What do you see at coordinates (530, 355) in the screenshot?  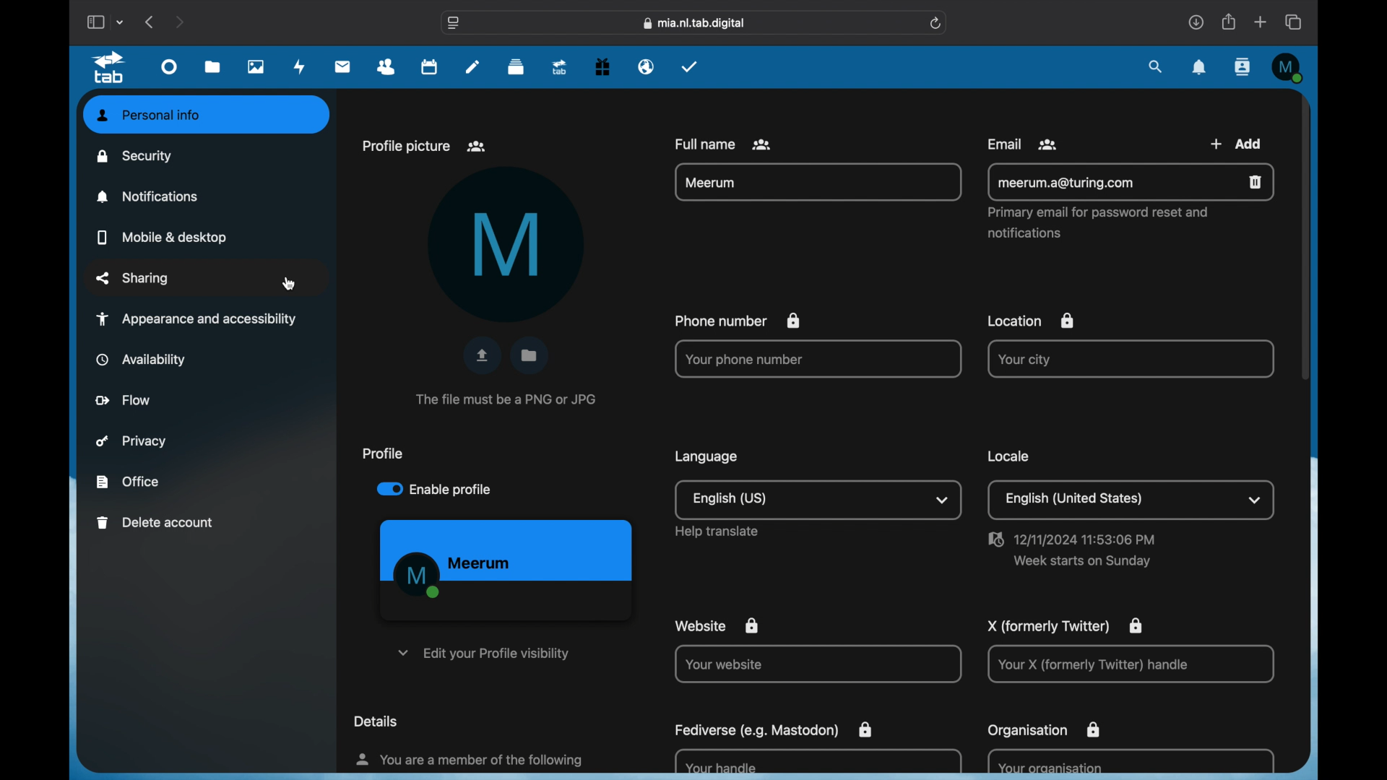 I see `folder` at bounding box center [530, 355].